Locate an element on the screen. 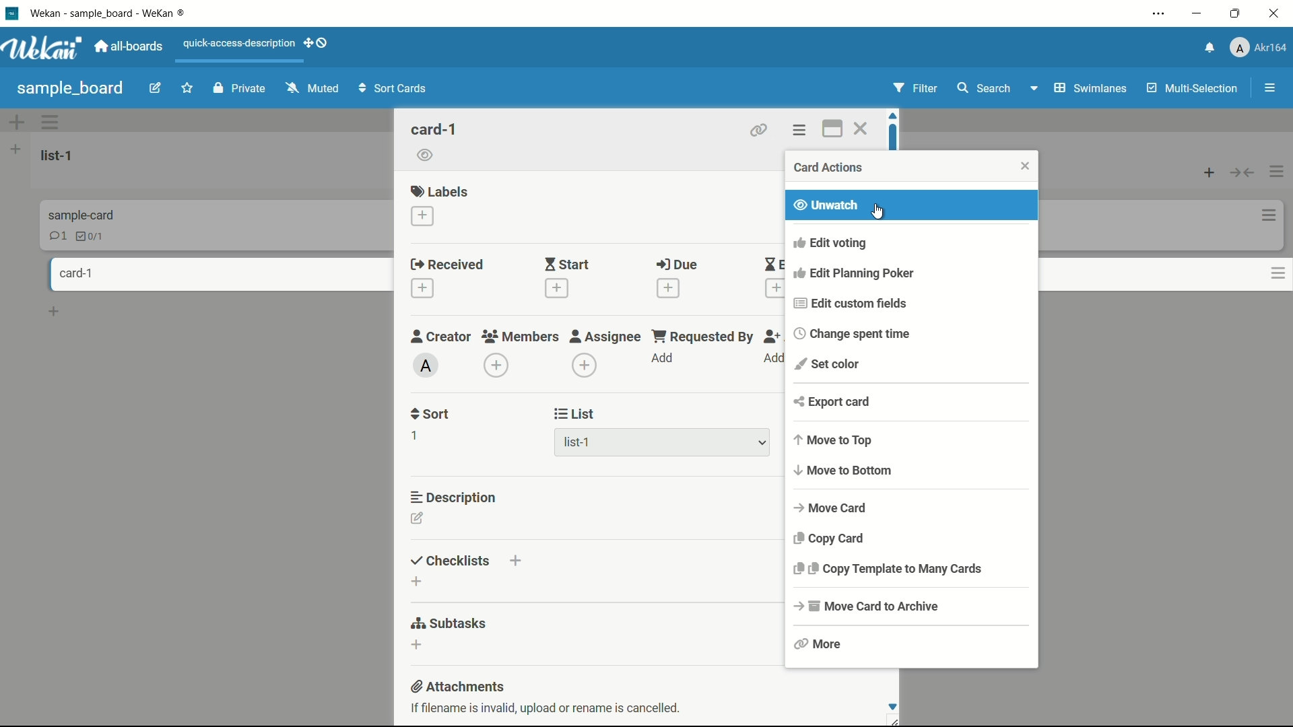  1 is located at coordinates (414, 434).